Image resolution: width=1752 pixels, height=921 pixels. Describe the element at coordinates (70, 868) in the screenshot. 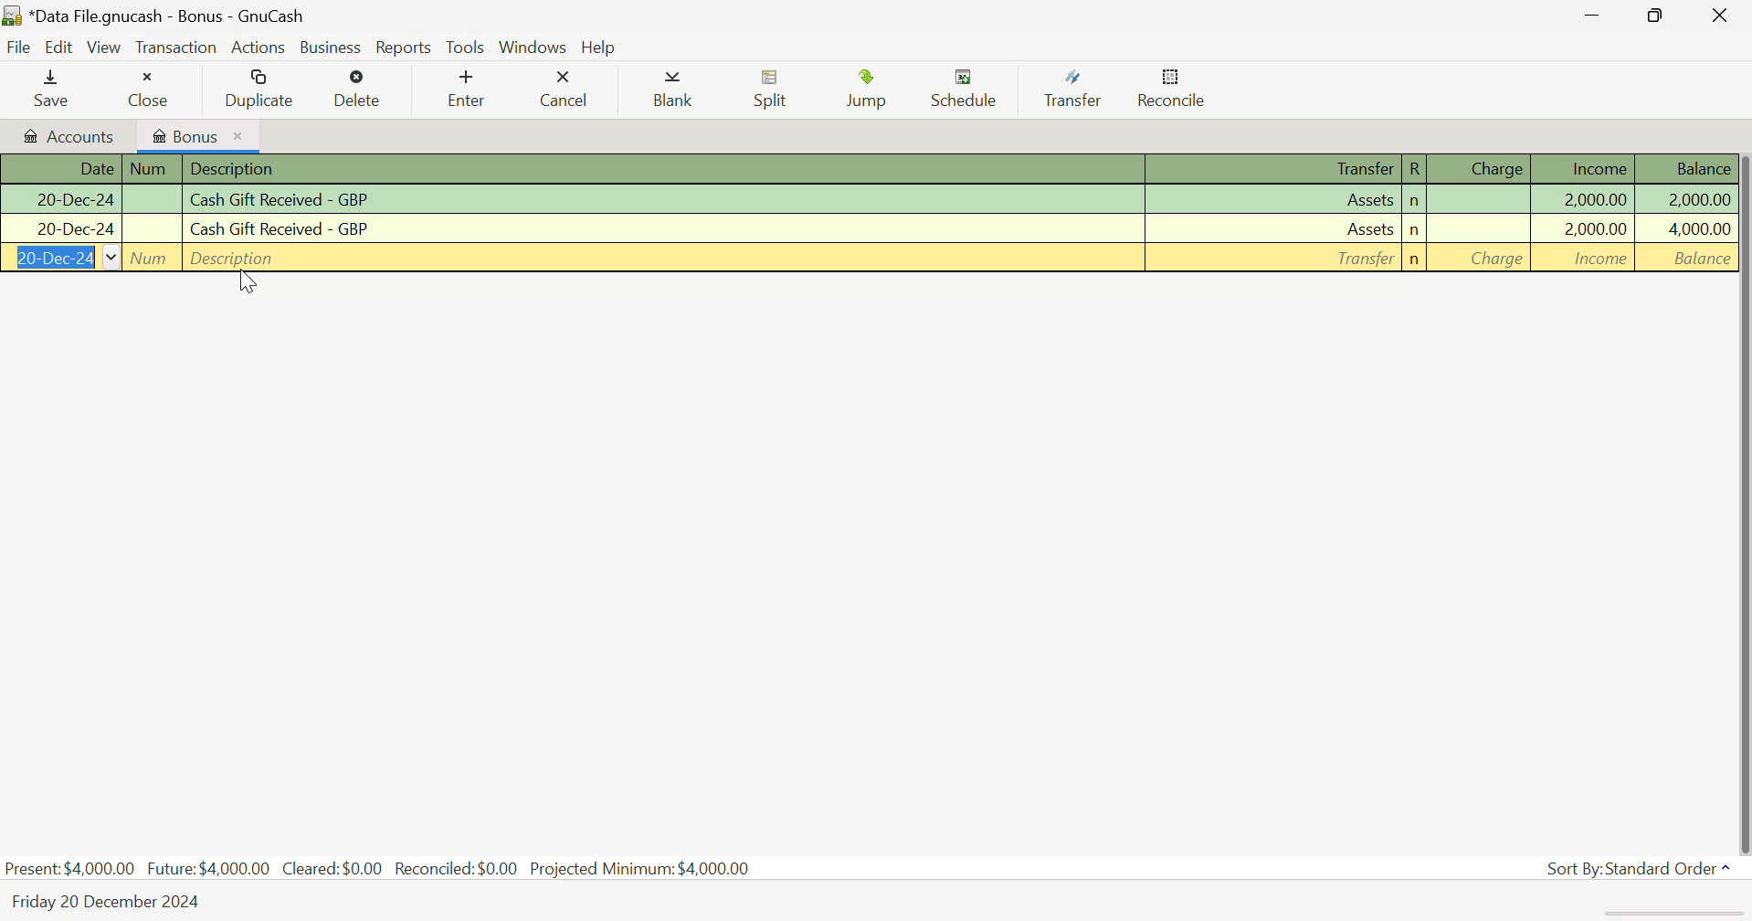

I see `Present` at that location.